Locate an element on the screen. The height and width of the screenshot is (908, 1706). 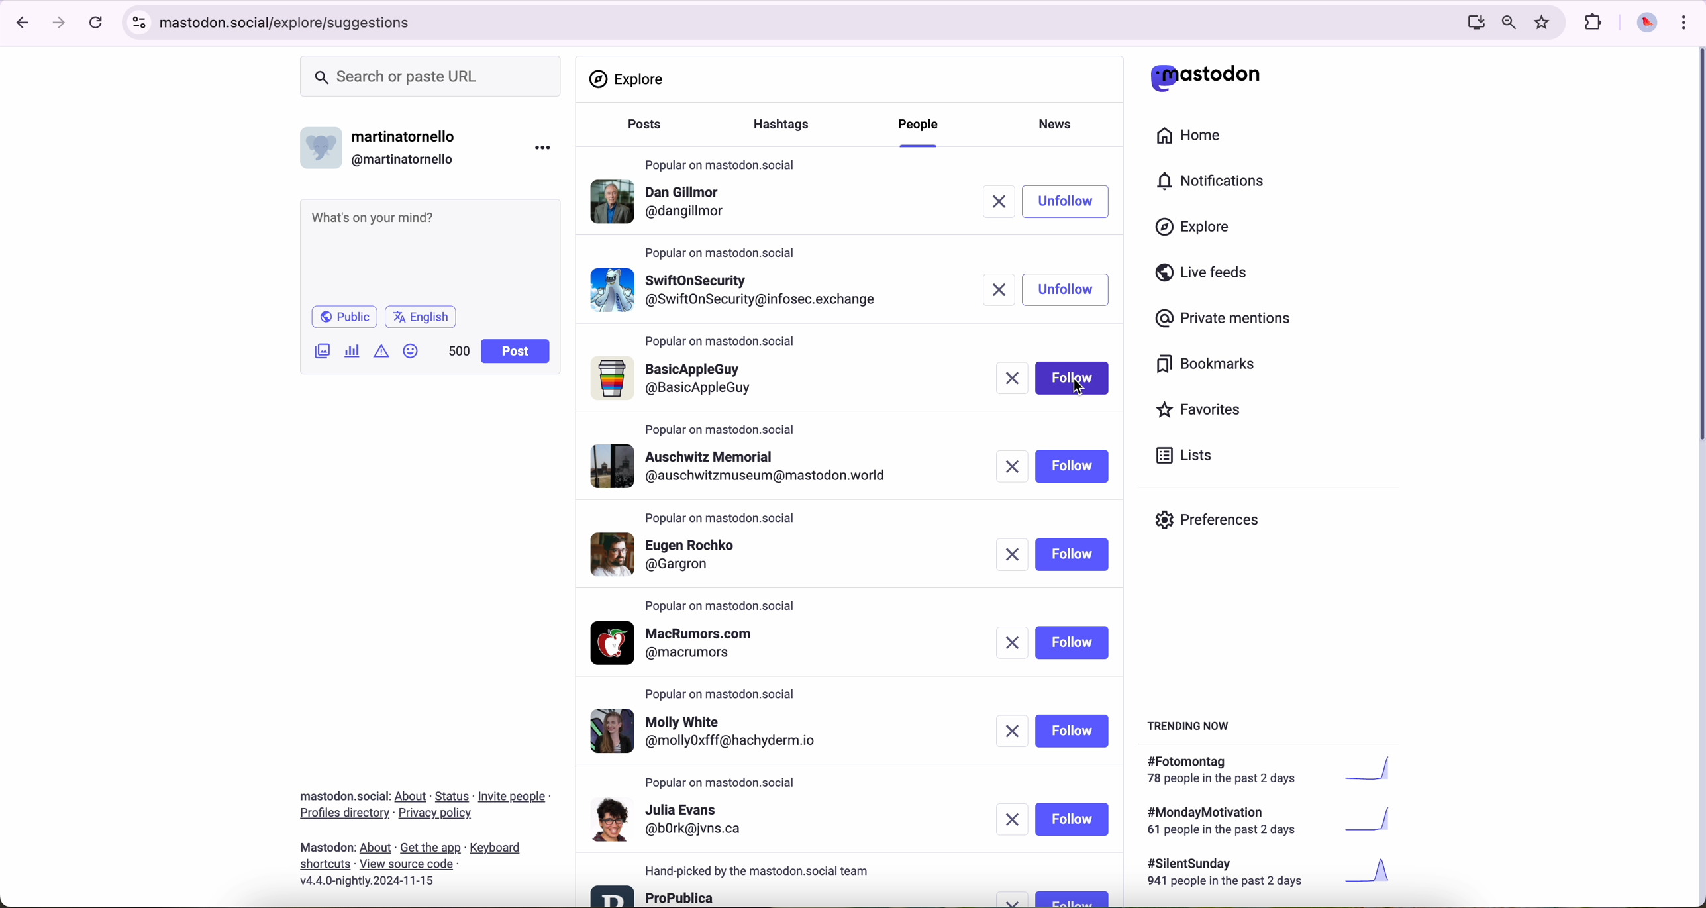
bookmarks is located at coordinates (1206, 366).